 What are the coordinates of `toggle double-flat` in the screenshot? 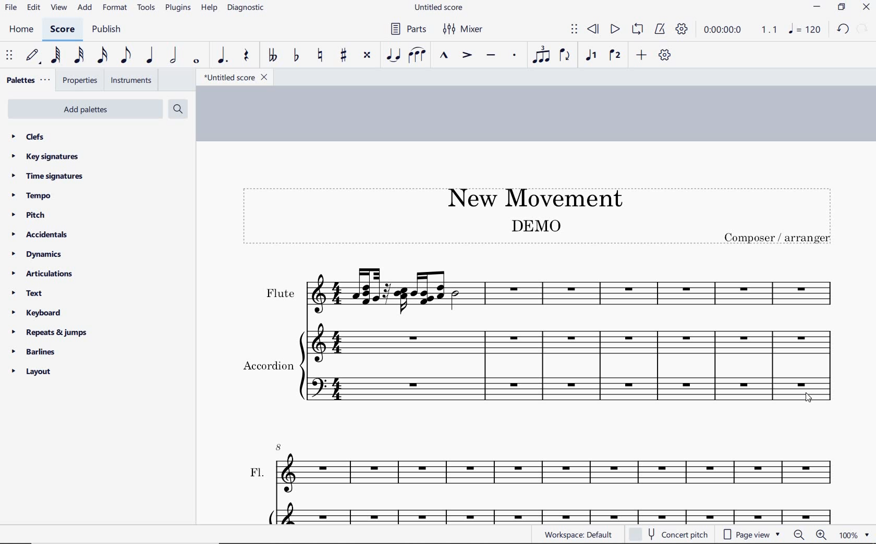 It's located at (272, 56).